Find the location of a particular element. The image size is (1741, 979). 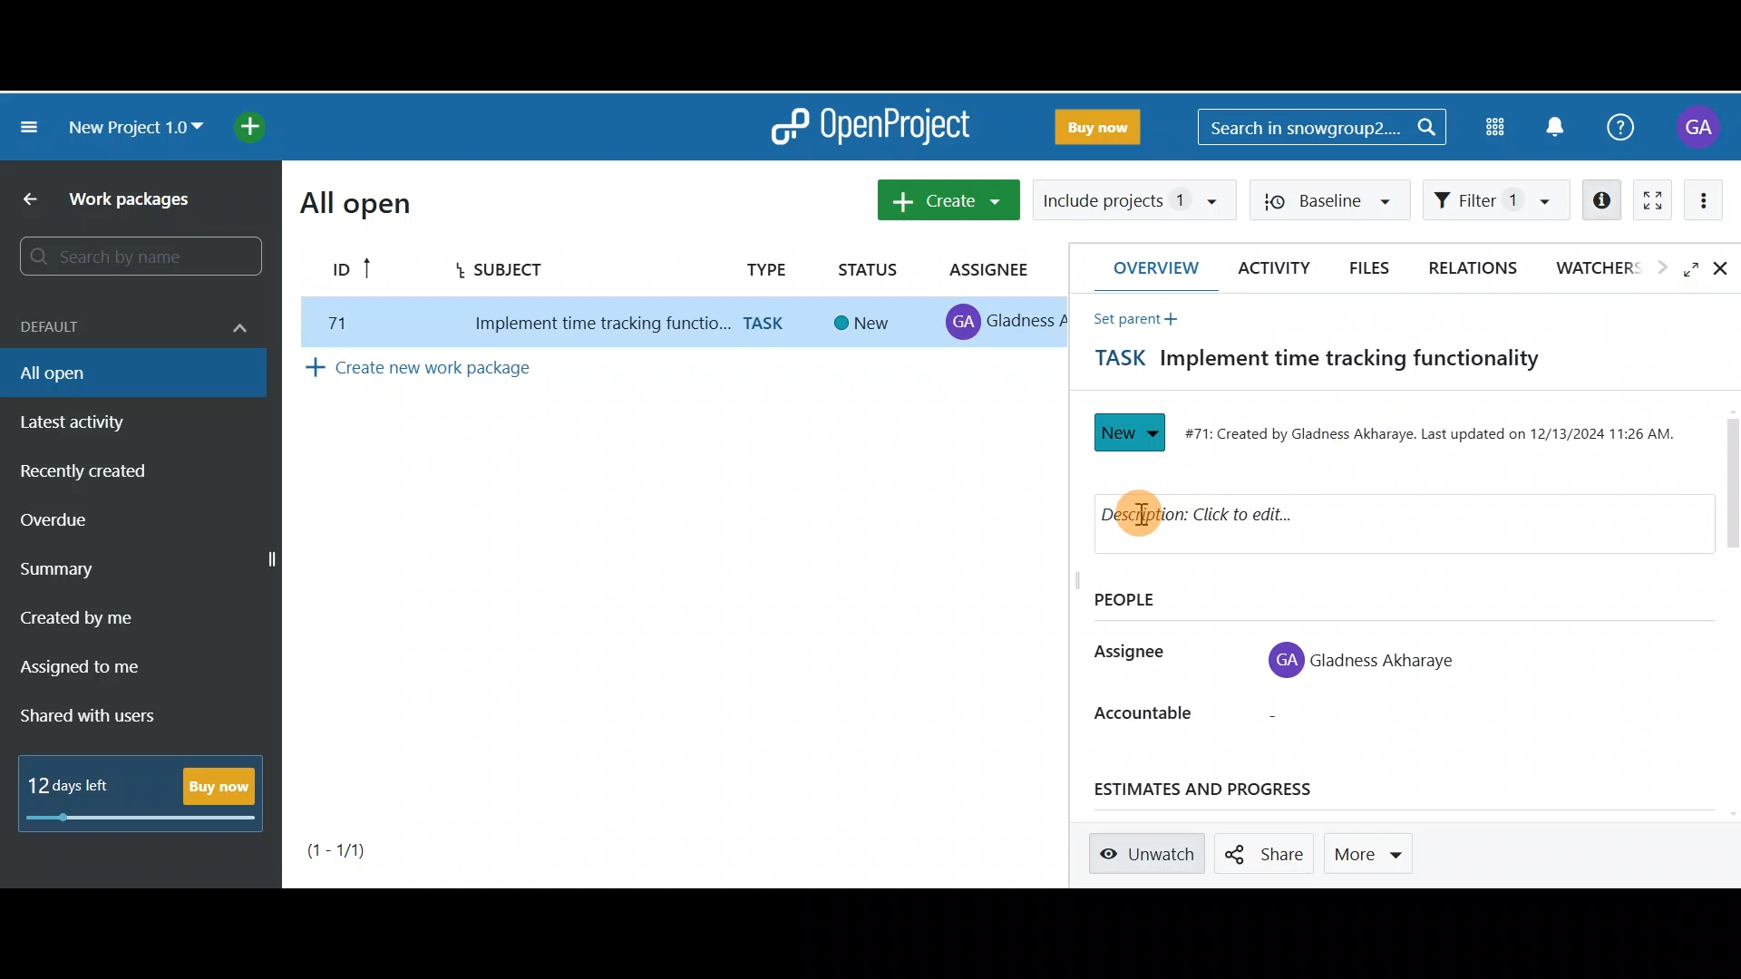

OpenProject is located at coordinates (869, 127).